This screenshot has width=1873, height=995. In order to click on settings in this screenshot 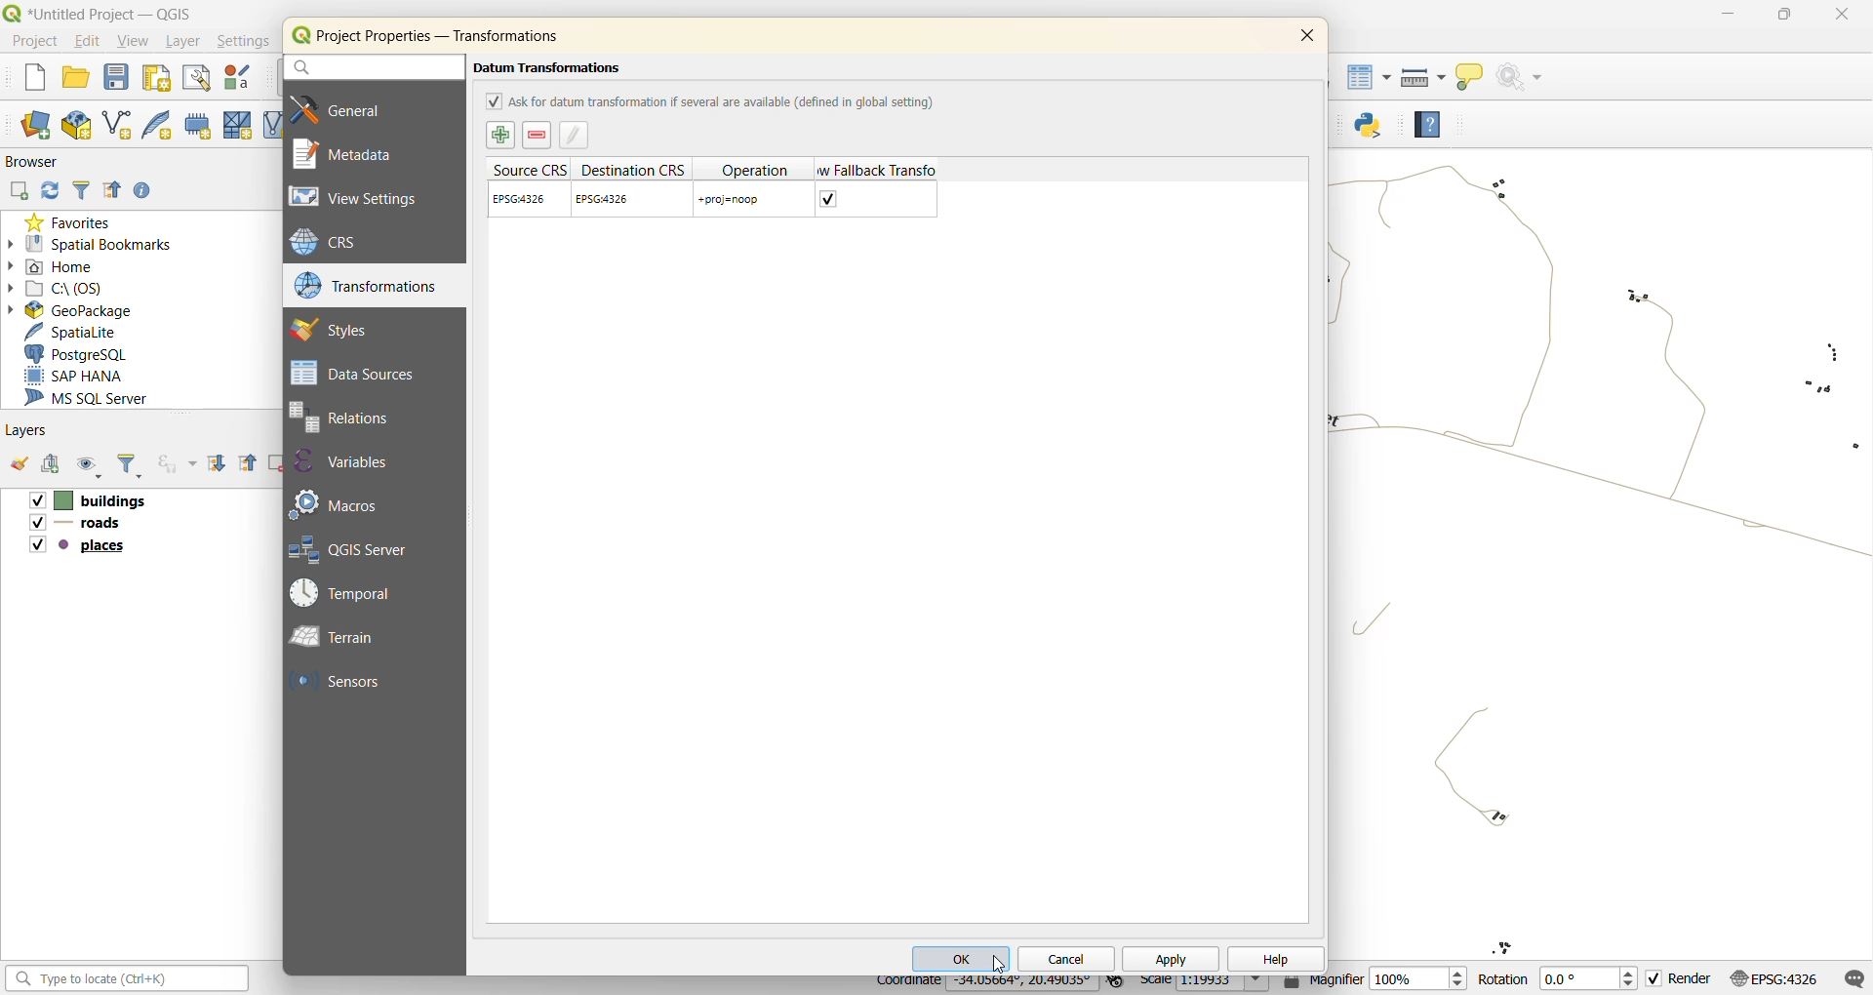, I will do `click(244, 43)`.